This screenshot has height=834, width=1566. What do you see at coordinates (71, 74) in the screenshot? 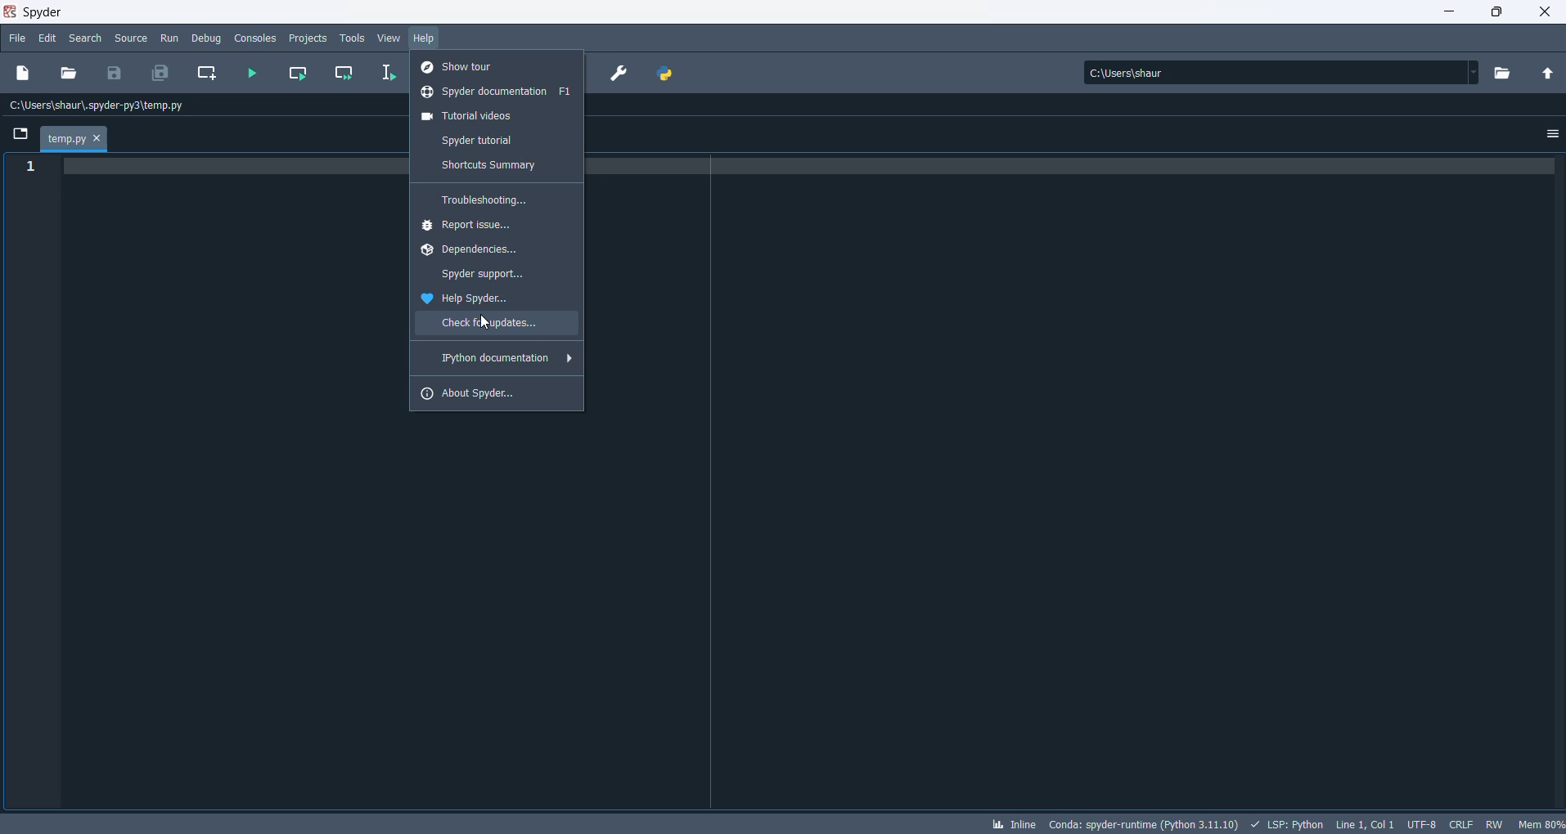
I see `open ` at bounding box center [71, 74].